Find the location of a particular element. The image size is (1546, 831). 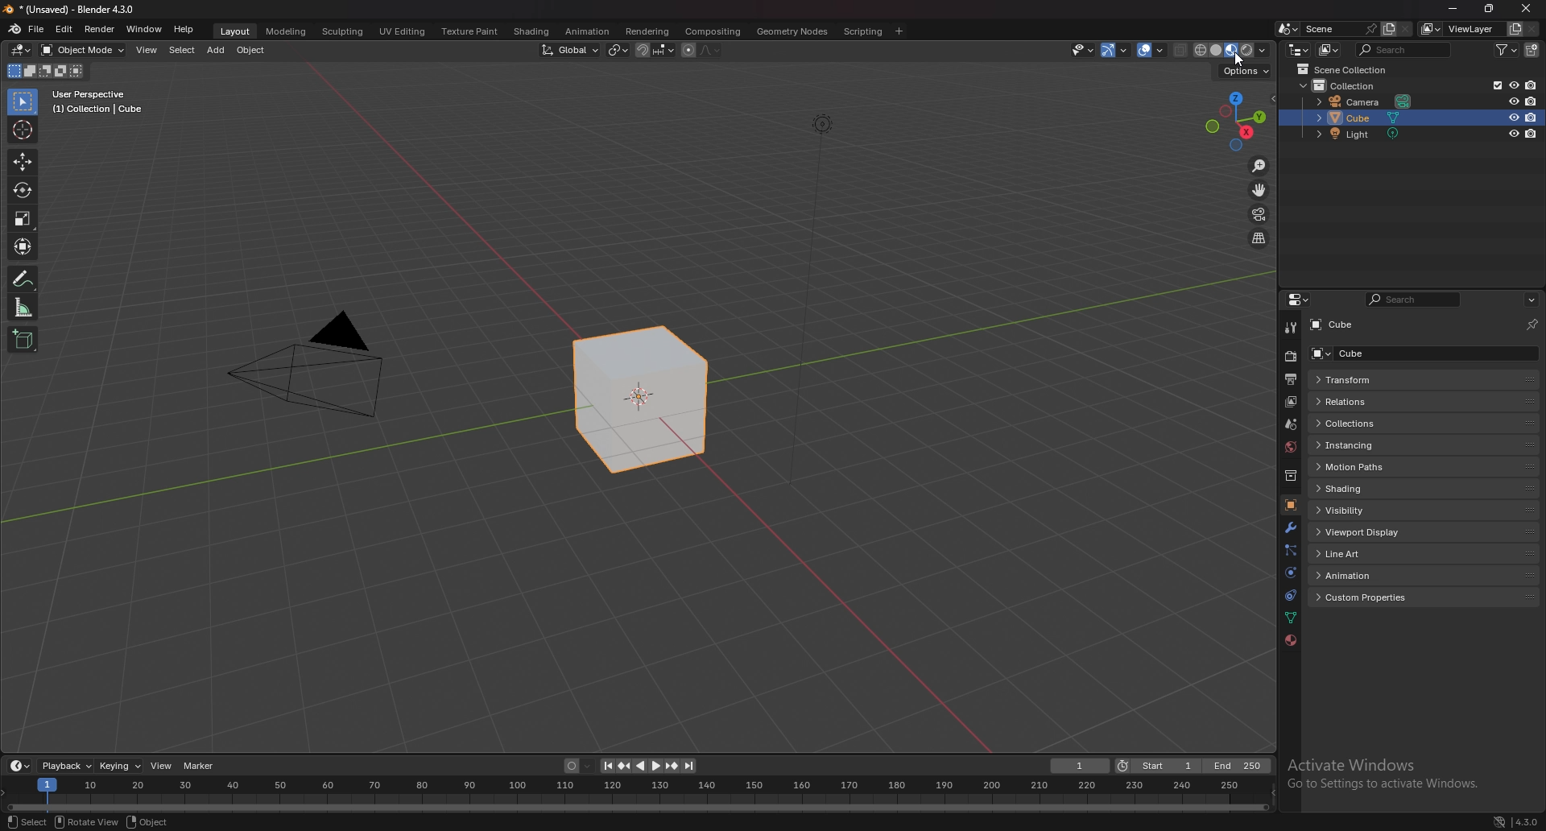

jump to next keyframe is located at coordinates (671, 766).